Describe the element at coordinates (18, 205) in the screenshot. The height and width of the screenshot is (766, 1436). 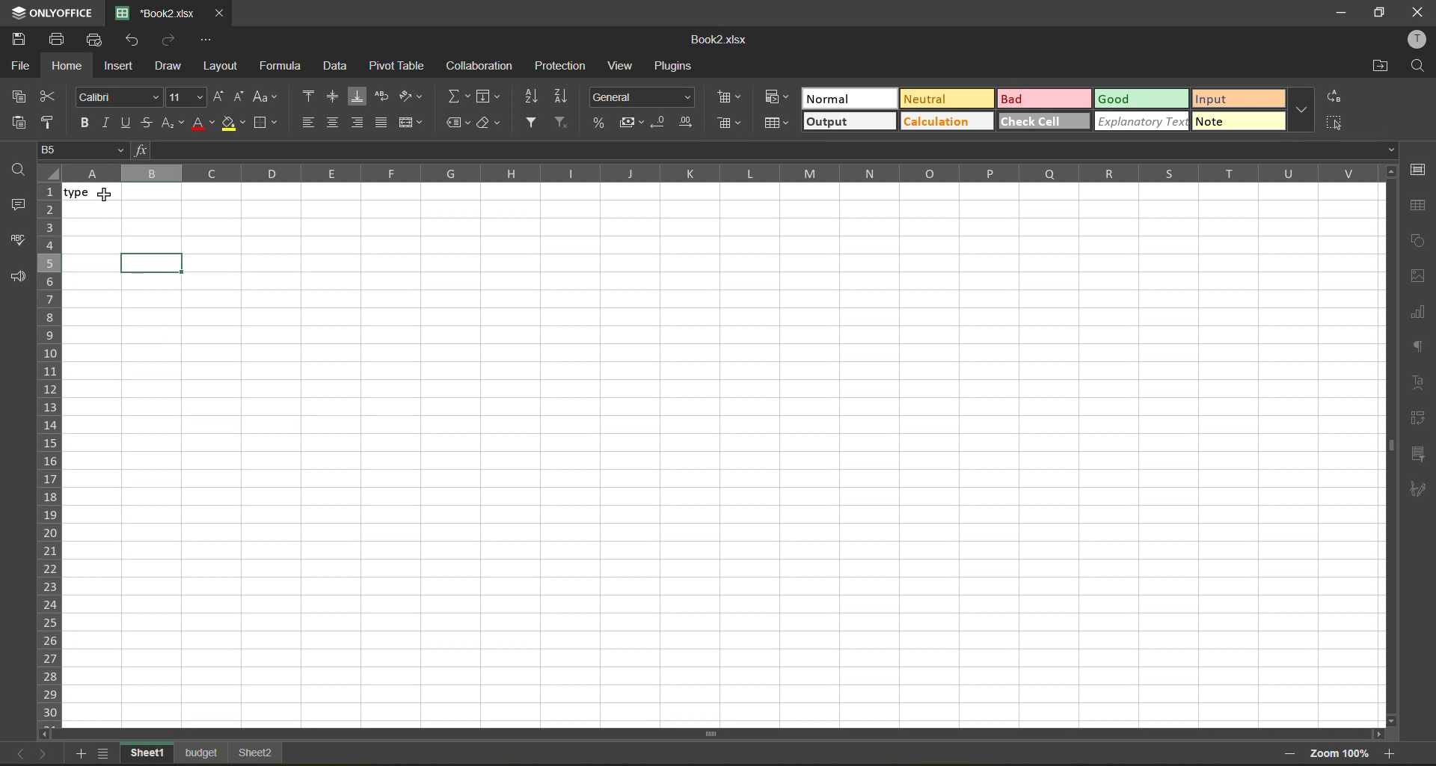
I see `comments` at that location.